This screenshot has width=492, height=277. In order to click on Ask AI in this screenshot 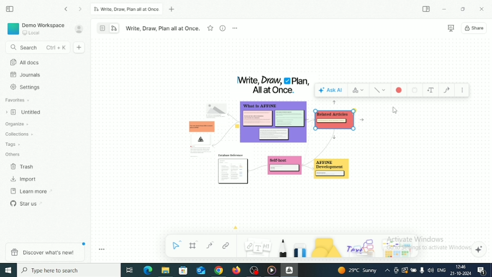, I will do `click(331, 90)`.